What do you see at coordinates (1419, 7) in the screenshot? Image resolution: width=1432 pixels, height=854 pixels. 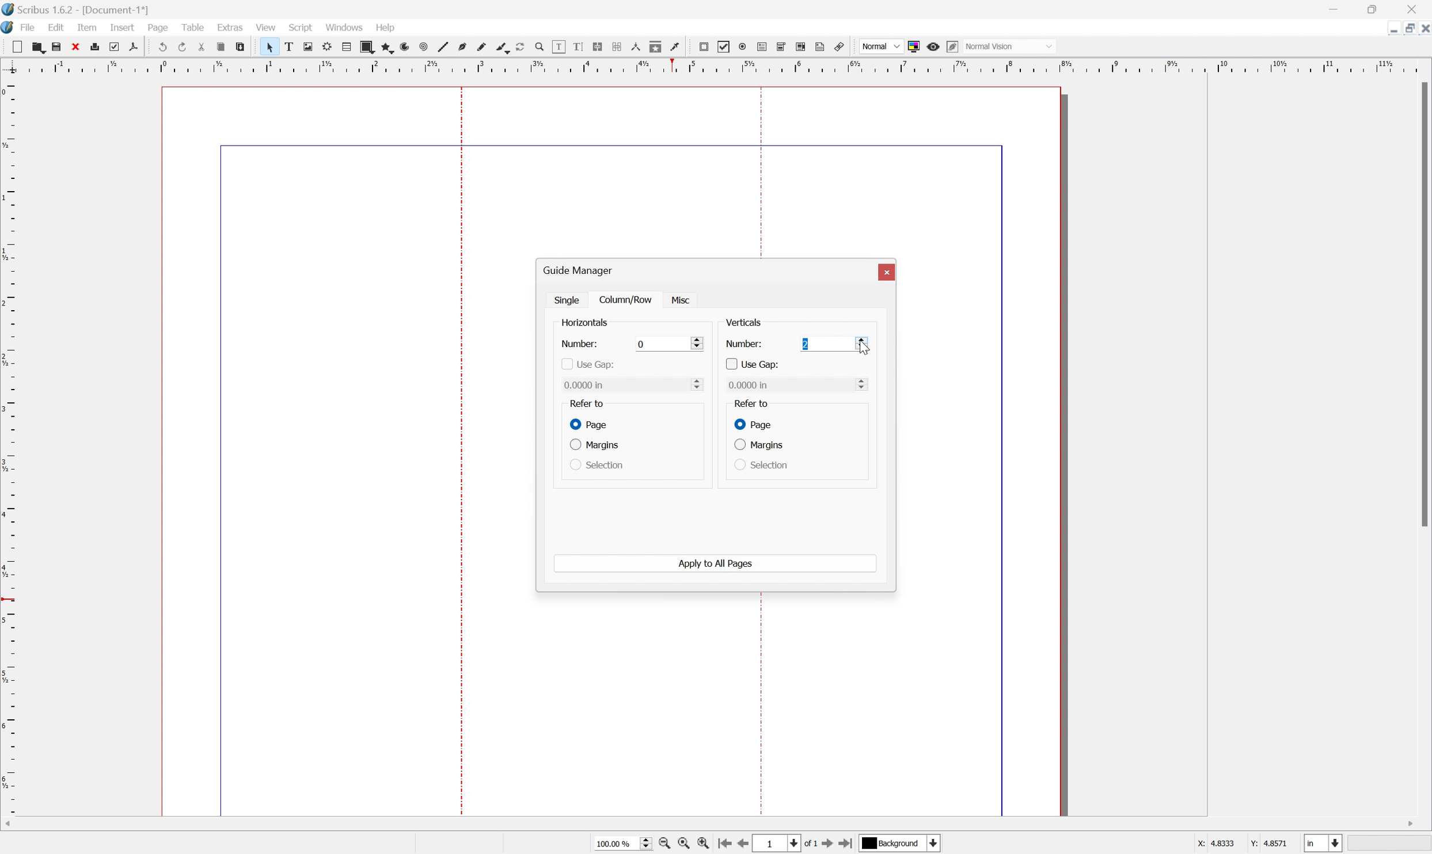 I see `close` at bounding box center [1419, 7].